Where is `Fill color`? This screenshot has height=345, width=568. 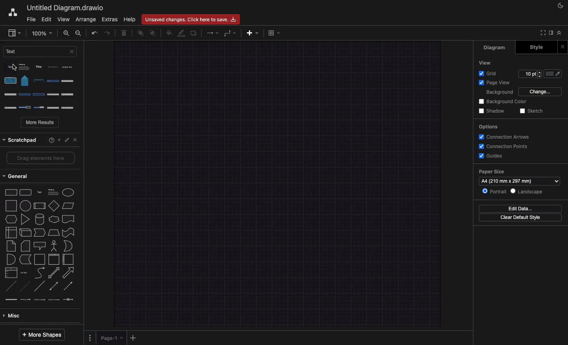 Fill color is located at coordinates (169, 33).